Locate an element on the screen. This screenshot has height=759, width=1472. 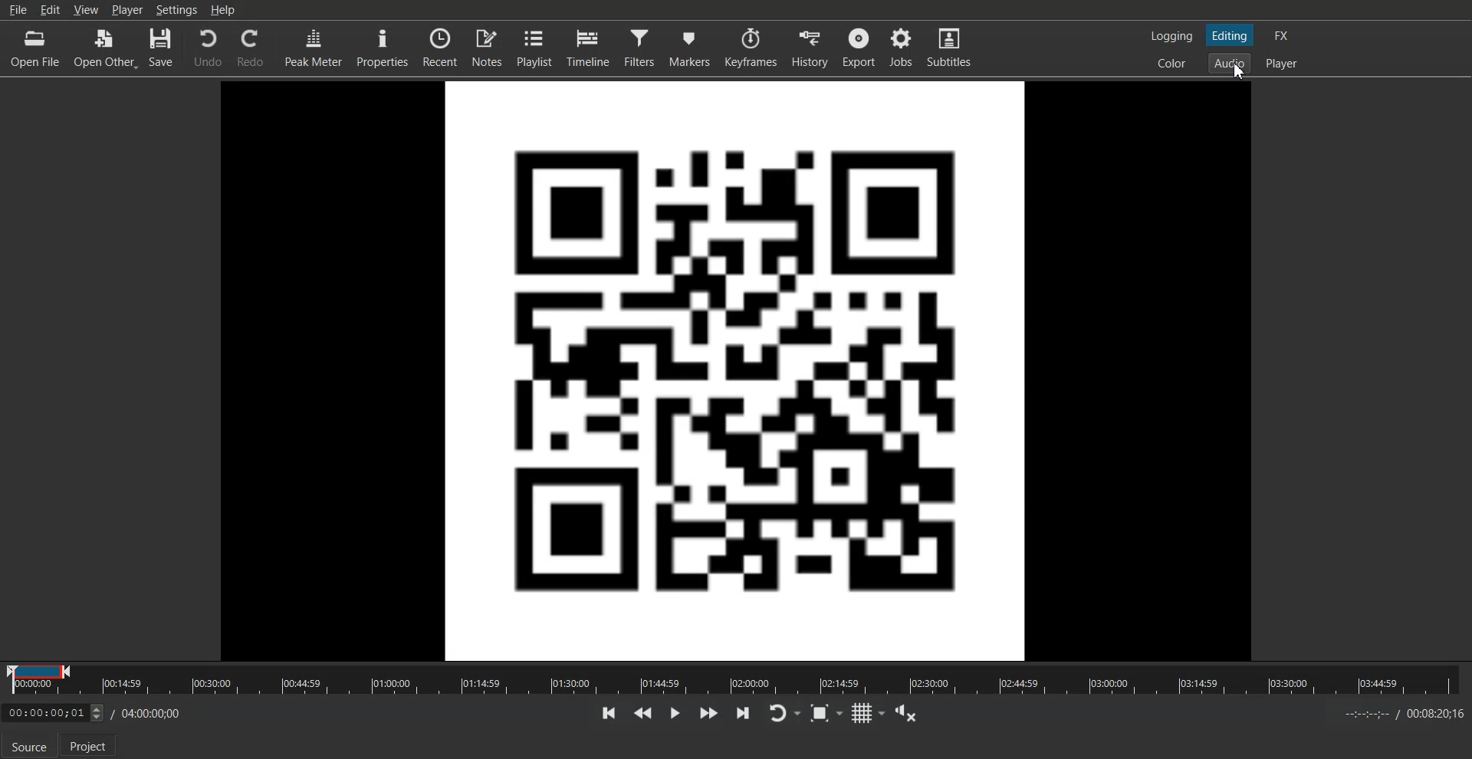
Edit is located at coordinates (51, 9).